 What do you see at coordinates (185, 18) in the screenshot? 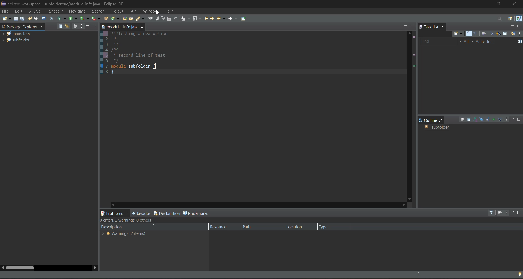
I see `next annotation` at bounding box center [185, 18].